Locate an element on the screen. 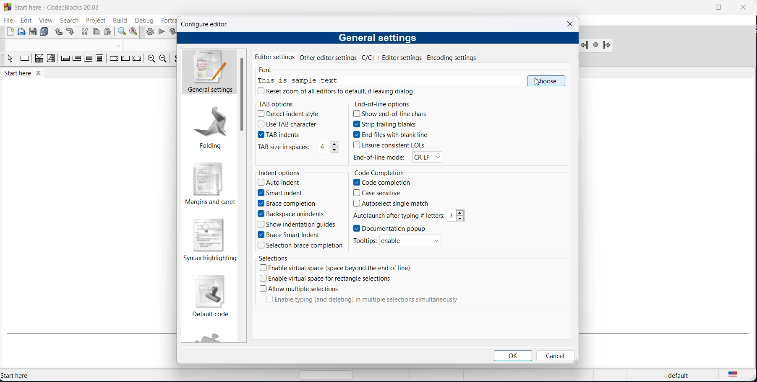 This screenshot has height=382, width=757. font is located at coordinates (268, 71).